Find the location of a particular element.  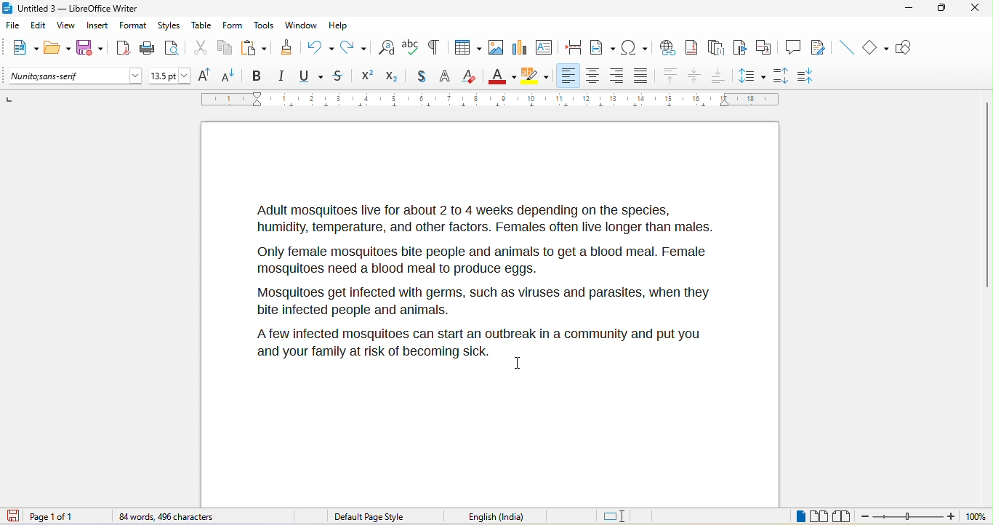

form is located at coordinates (232, 25).